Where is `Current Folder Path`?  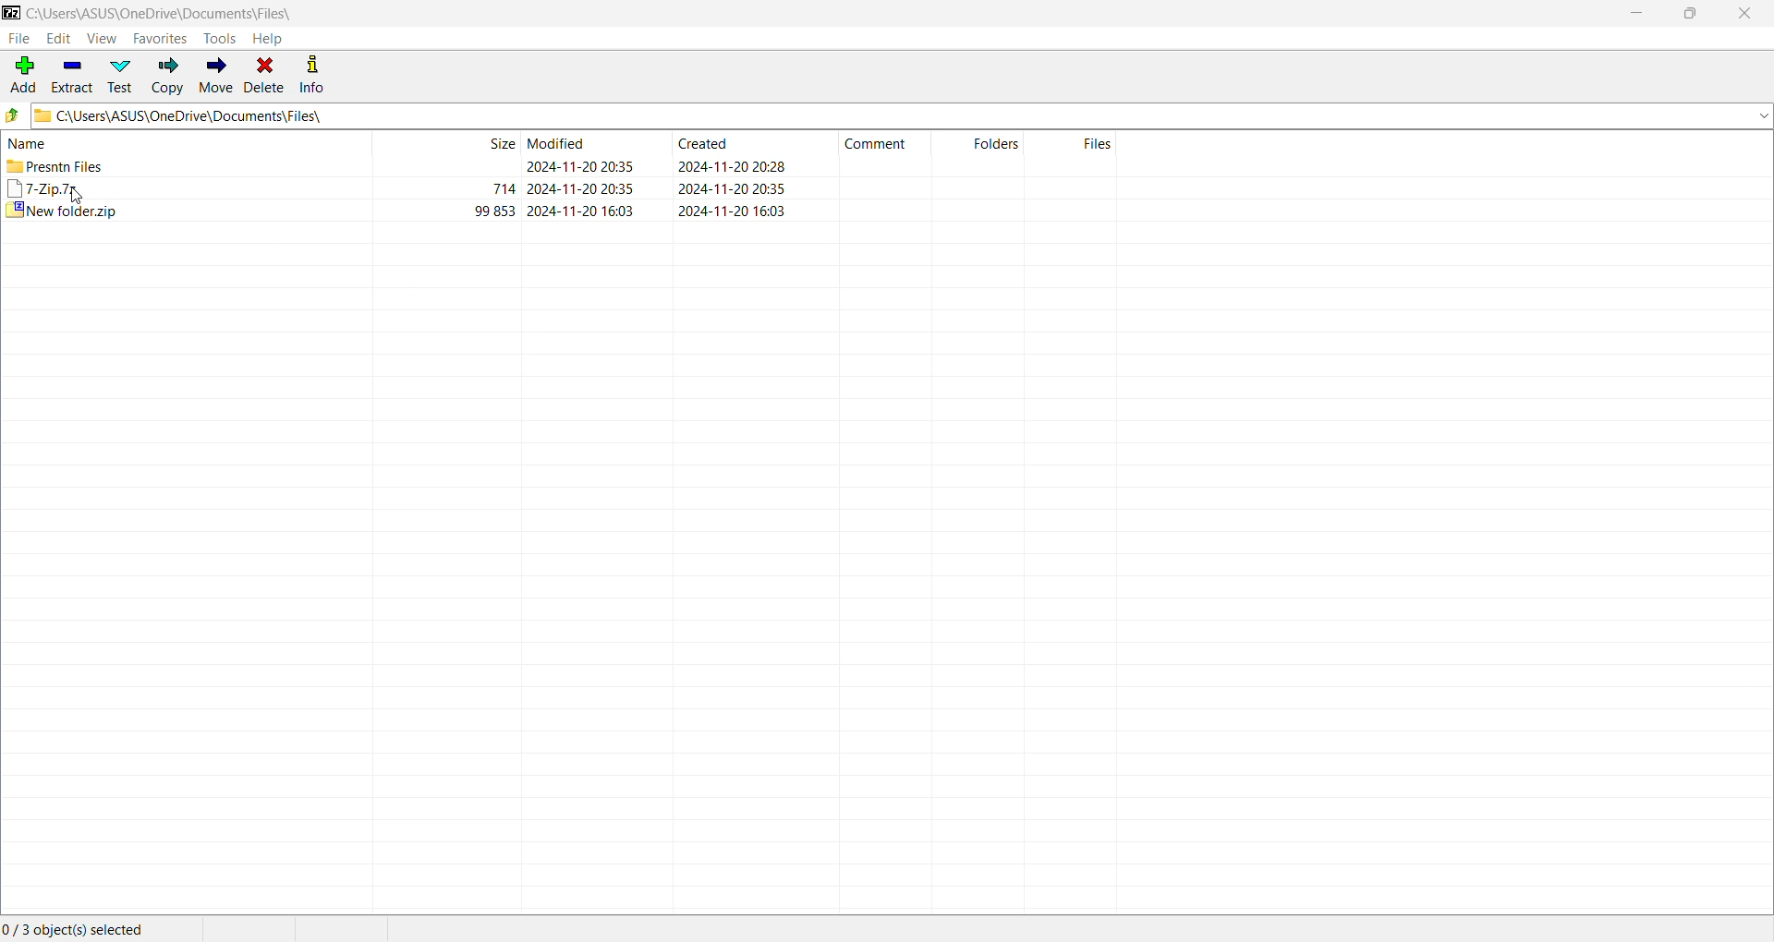 Current Folder Path is located at coordinates (164, 10).